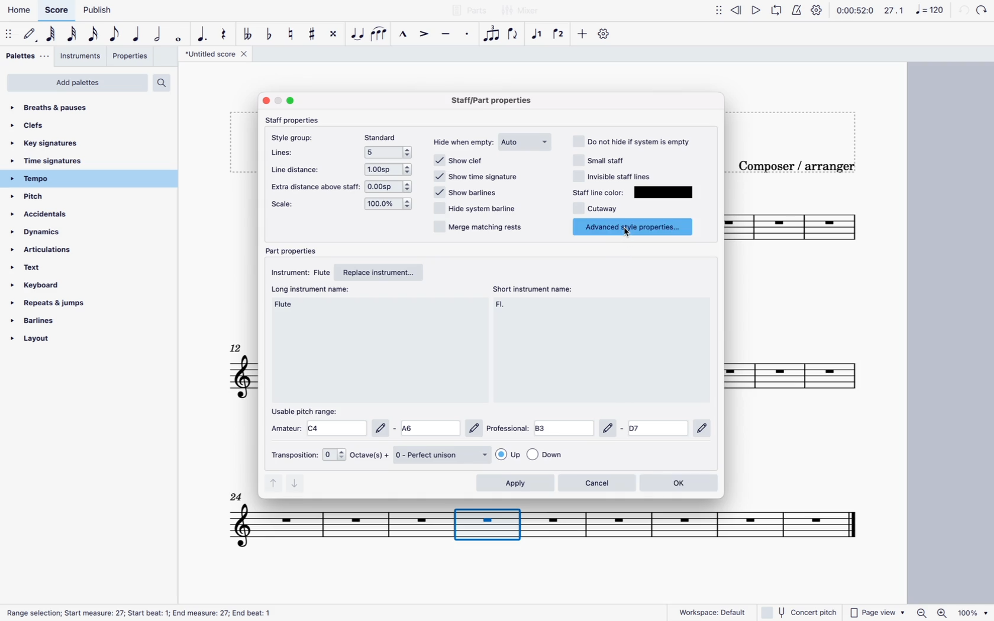 Image resolution: width=994 pixels, height=621 pixels. Describe the element at coordinates (801, 612) in the screenshot. I see `concert pitch` at that location.